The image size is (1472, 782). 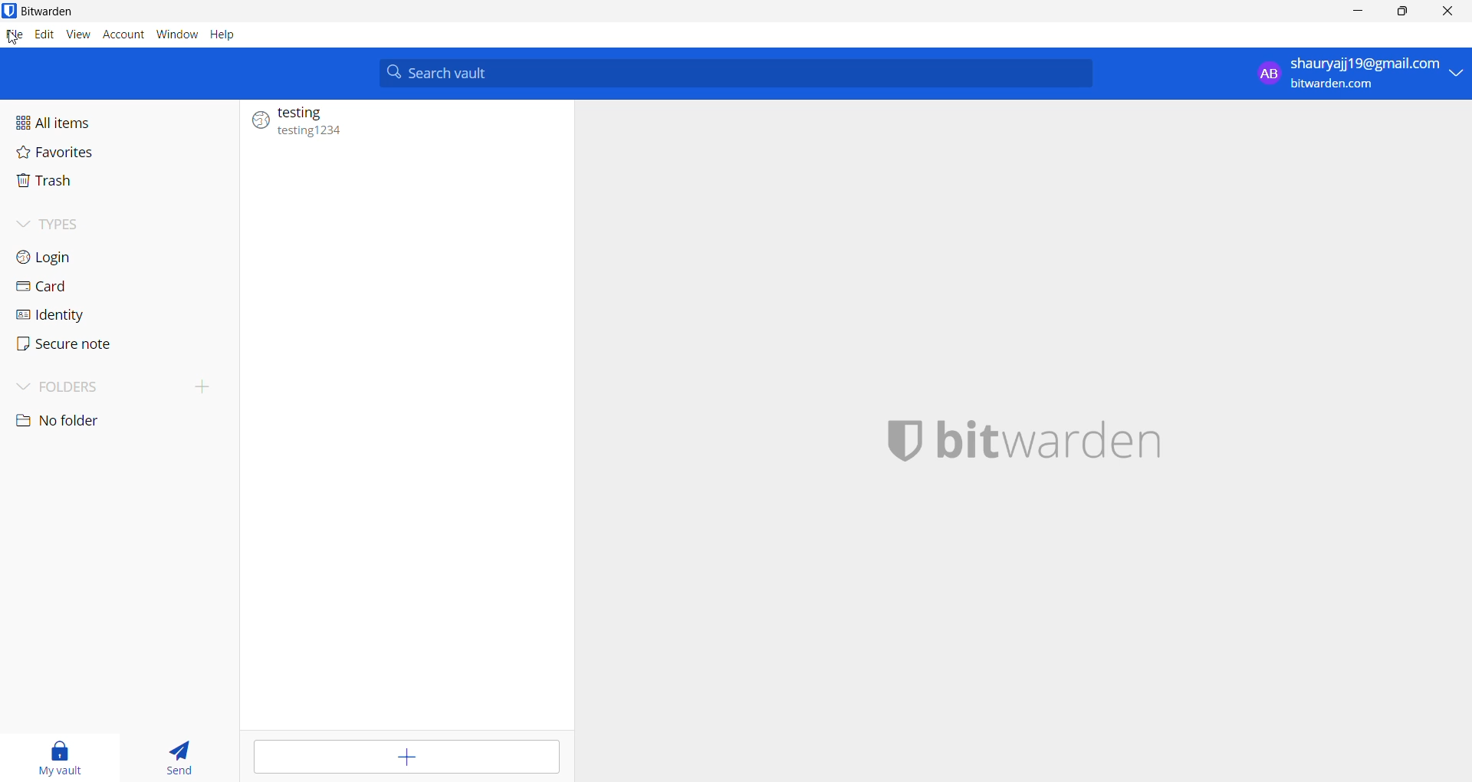 I want to click on cursor, so click(x=1447, y=12).